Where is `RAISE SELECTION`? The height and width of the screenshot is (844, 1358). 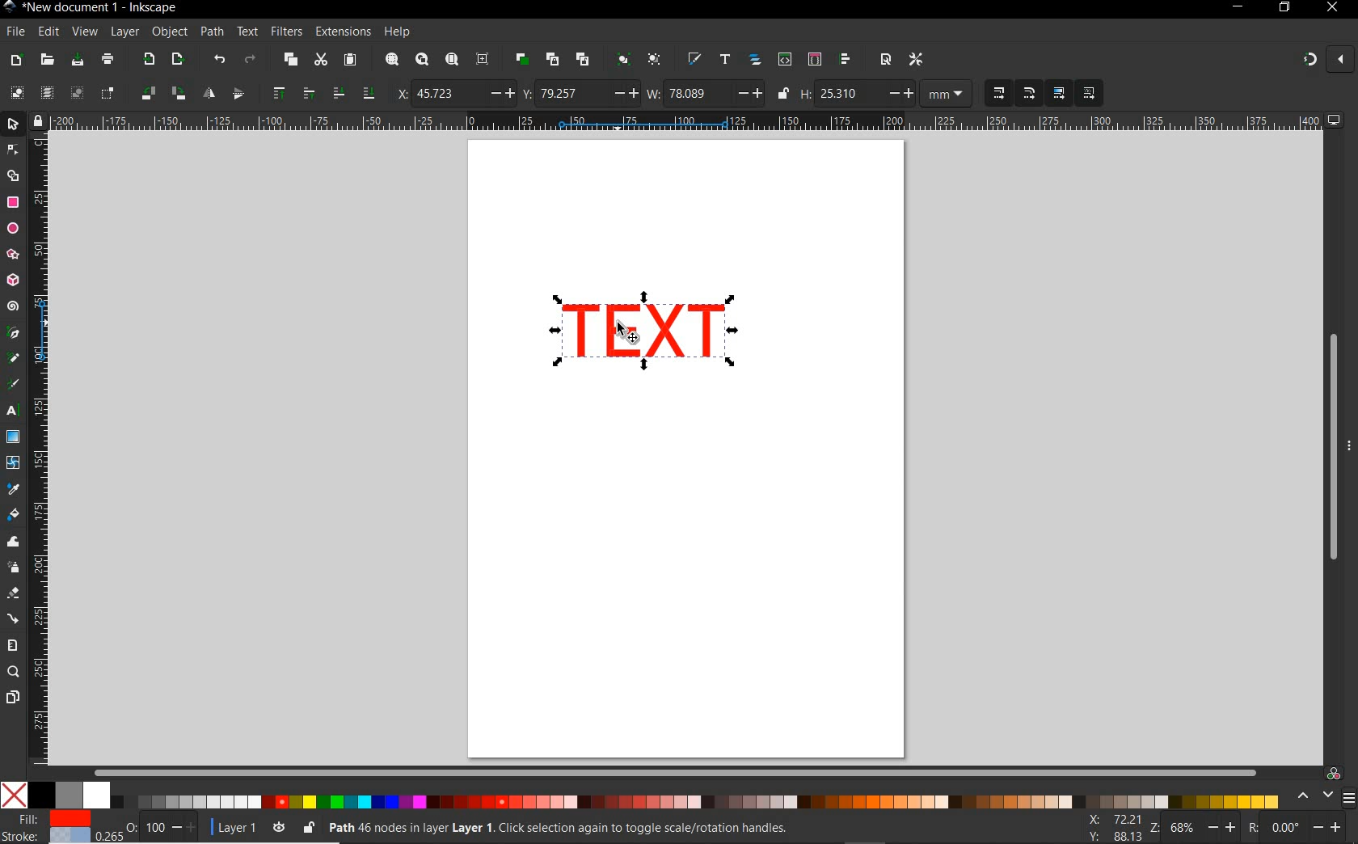
RAISE SELECTION is located at coordinates (289, 92).